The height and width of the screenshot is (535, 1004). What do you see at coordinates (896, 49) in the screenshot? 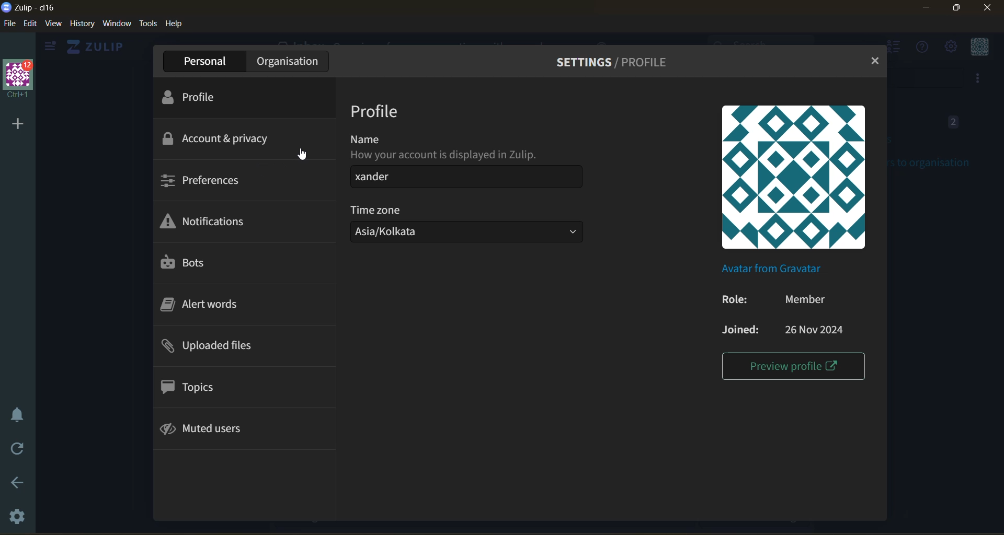
I see `hide user list` at bounding box center [896, 49].